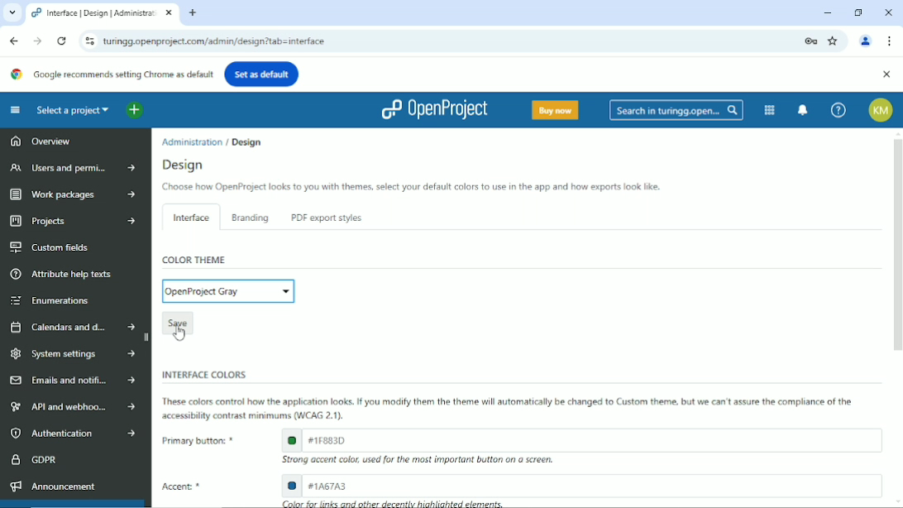 This screenshot has width=903, height=508. What do you see at coordinates (897, 245) in the screenshot?
I see `vertical scrollbar` at bounding box center [897, 245].